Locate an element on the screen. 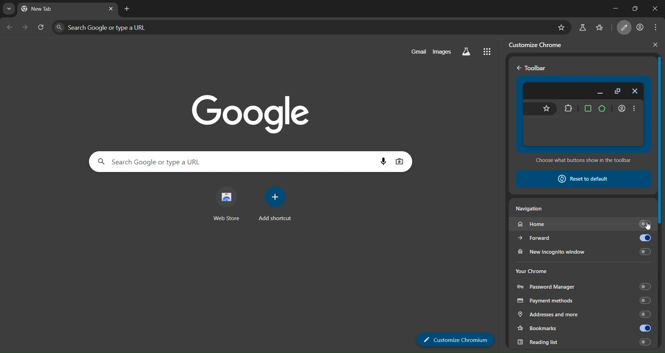 Image resolution: width=665 pixels, height=353 pixels. google apps is located at coordinates (490, 53).